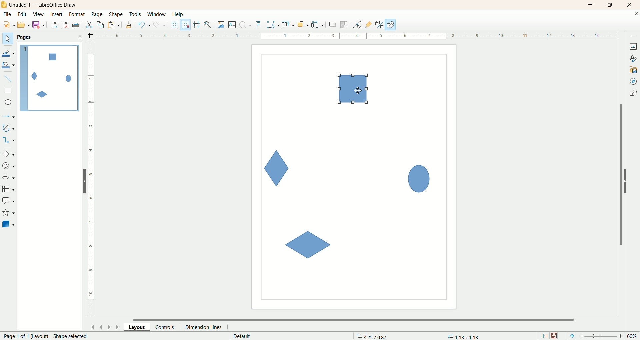 This screenshot has width=640, height=340. I want to click on insert, so click(57, 14).